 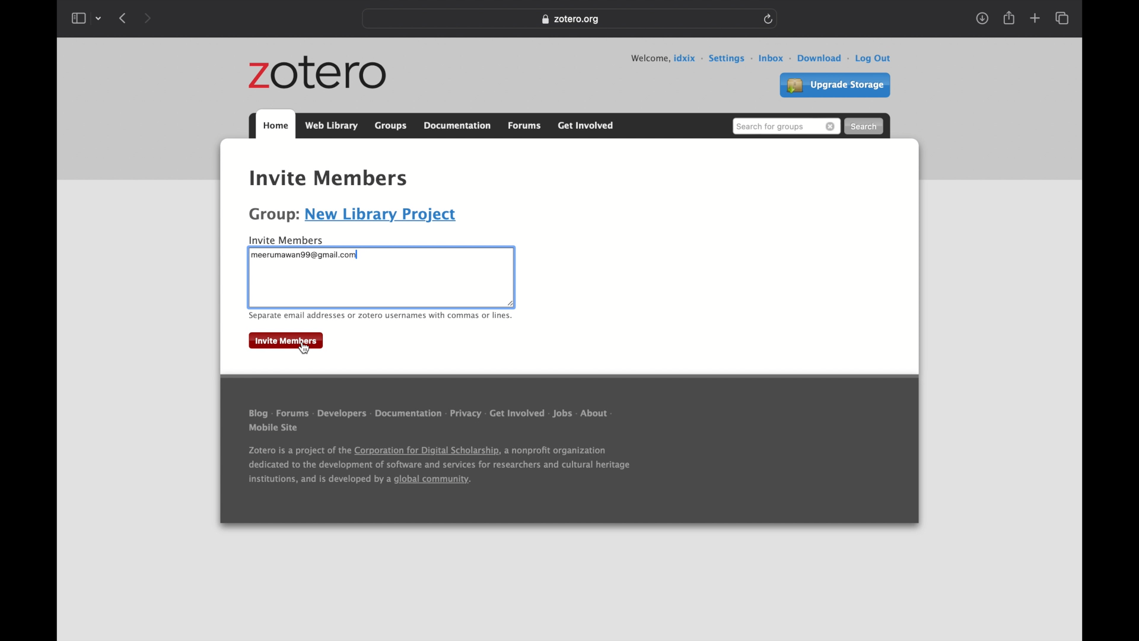 I want to click on forums, so click(x=527, y=125).